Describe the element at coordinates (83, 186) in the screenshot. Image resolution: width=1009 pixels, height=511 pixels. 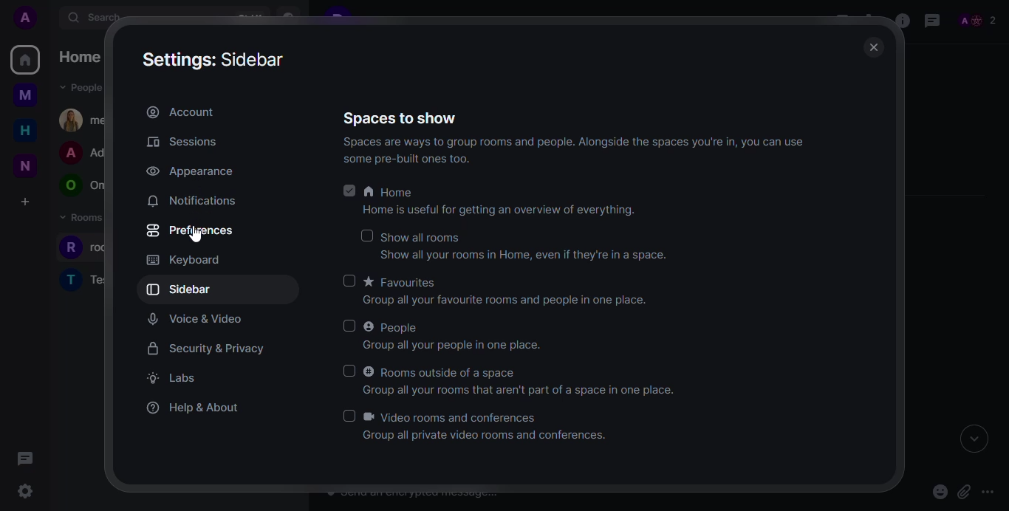
I see `people room` at that location.